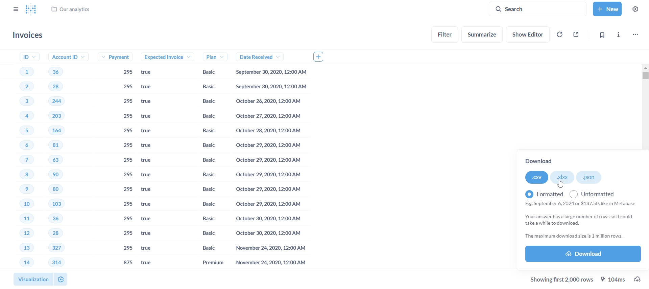 The image size is (649, 289). Describe the element at coordinates (203, 117) in the screenshot. I see `Basic` at that location.